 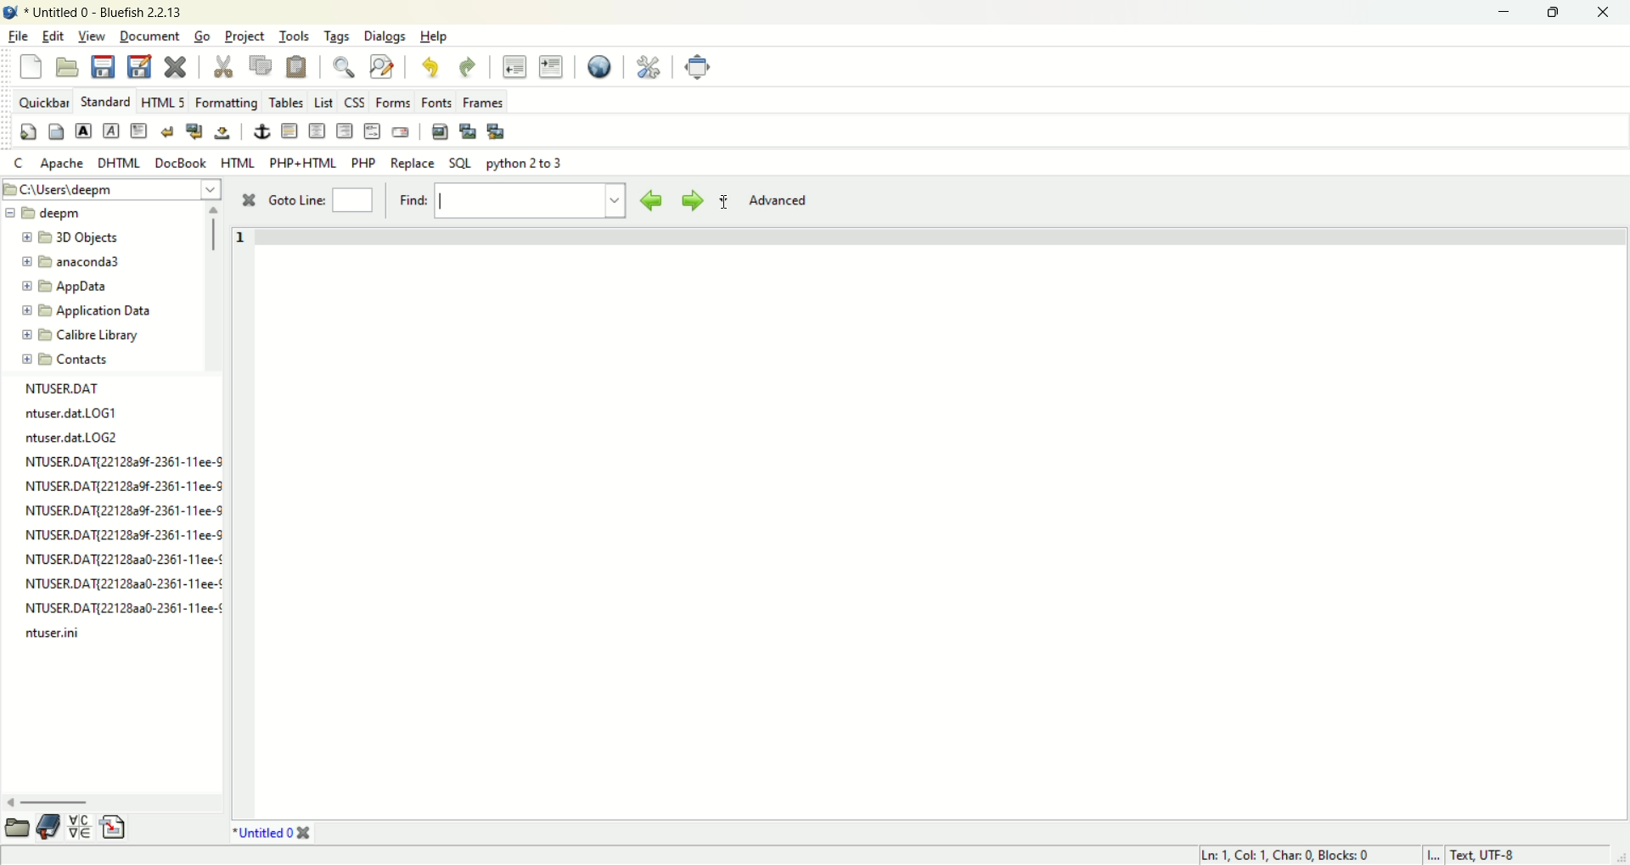 What do you see at coordinates (201, 36) in the screenshot?
I see `go` at bounding box center [201, 36].